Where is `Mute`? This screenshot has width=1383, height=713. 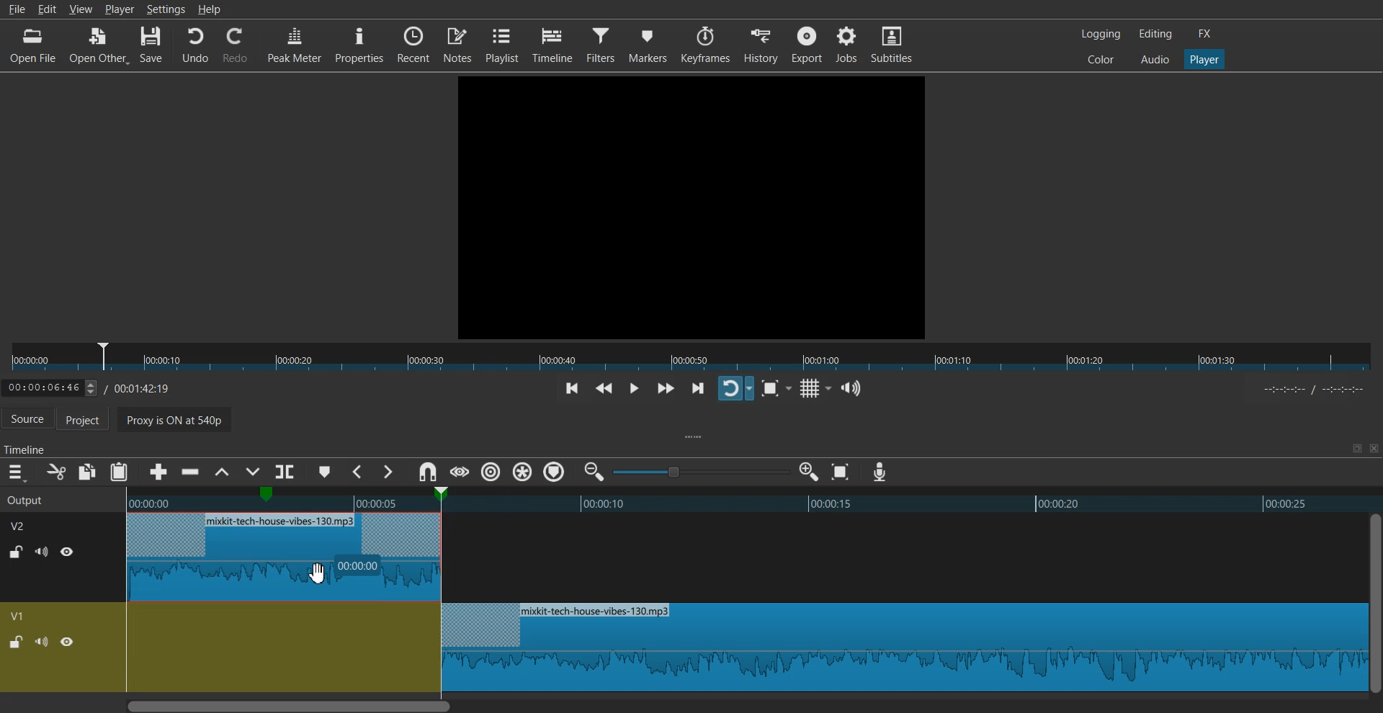
Mute is located at coordinates (42, 552).